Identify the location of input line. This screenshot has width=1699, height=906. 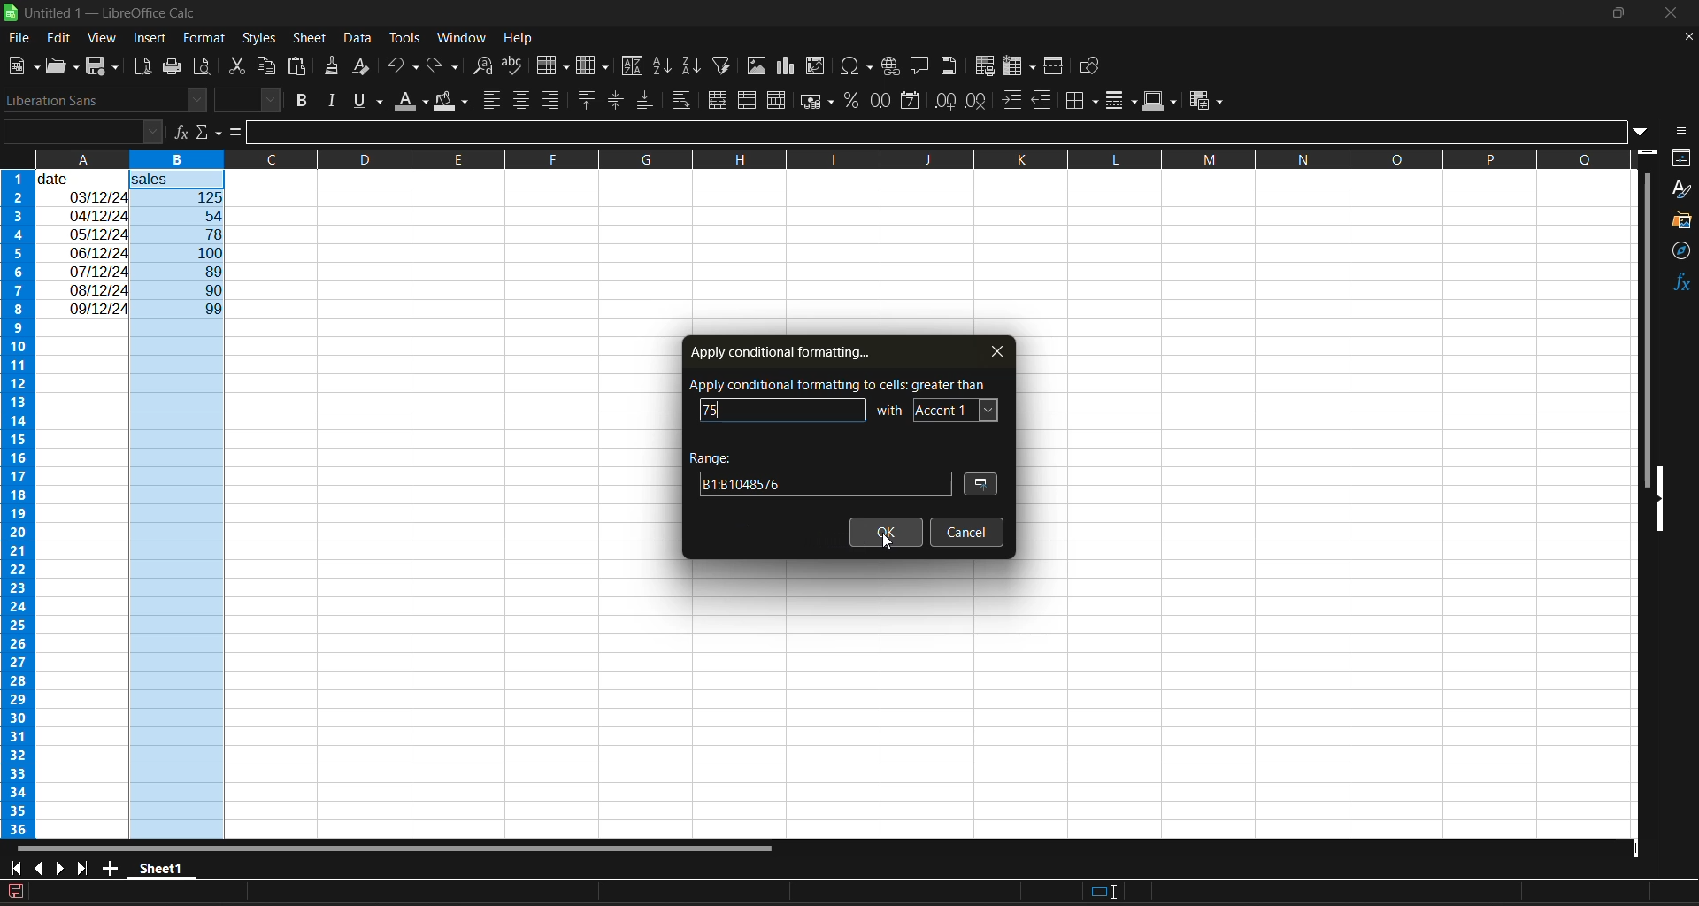
(940, 134).